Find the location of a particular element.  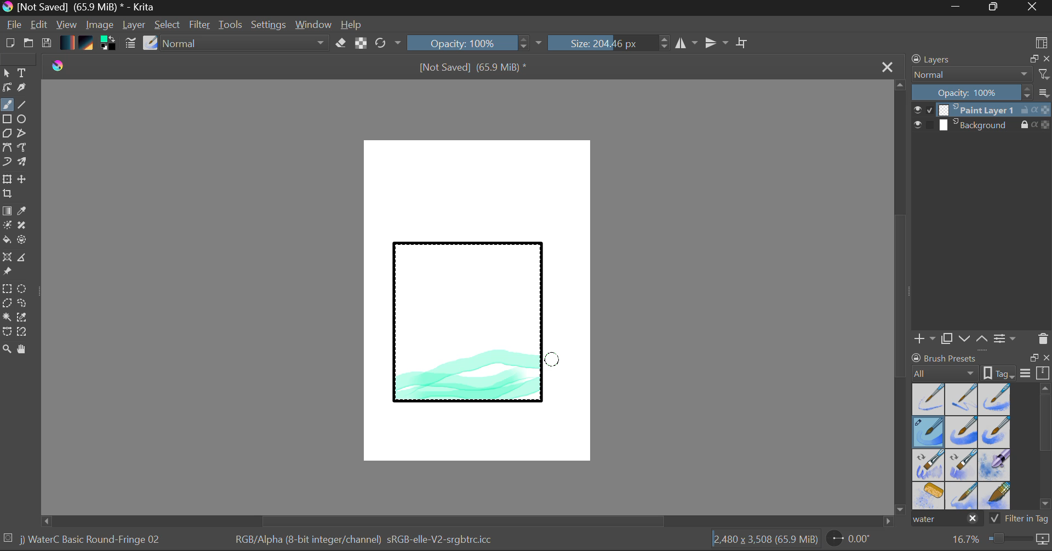

Color Information is located at coordinates (363, 541).